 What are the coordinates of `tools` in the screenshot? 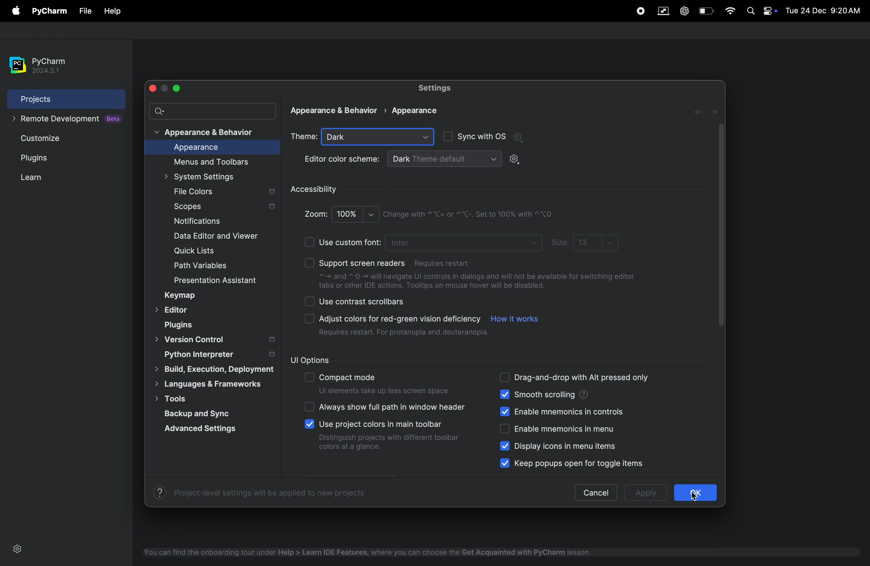 It's located at (188, 398).